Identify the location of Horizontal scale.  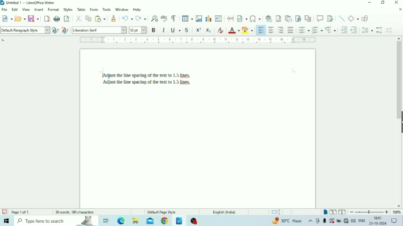
(197, 40).